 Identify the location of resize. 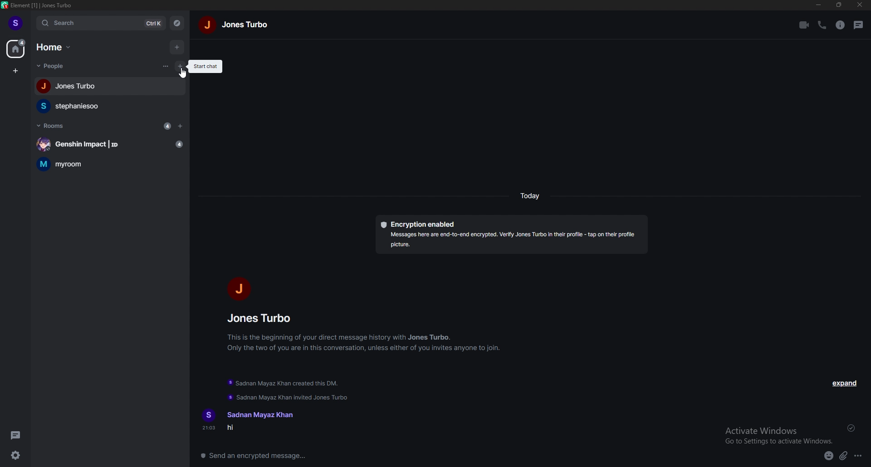
(838, 5).